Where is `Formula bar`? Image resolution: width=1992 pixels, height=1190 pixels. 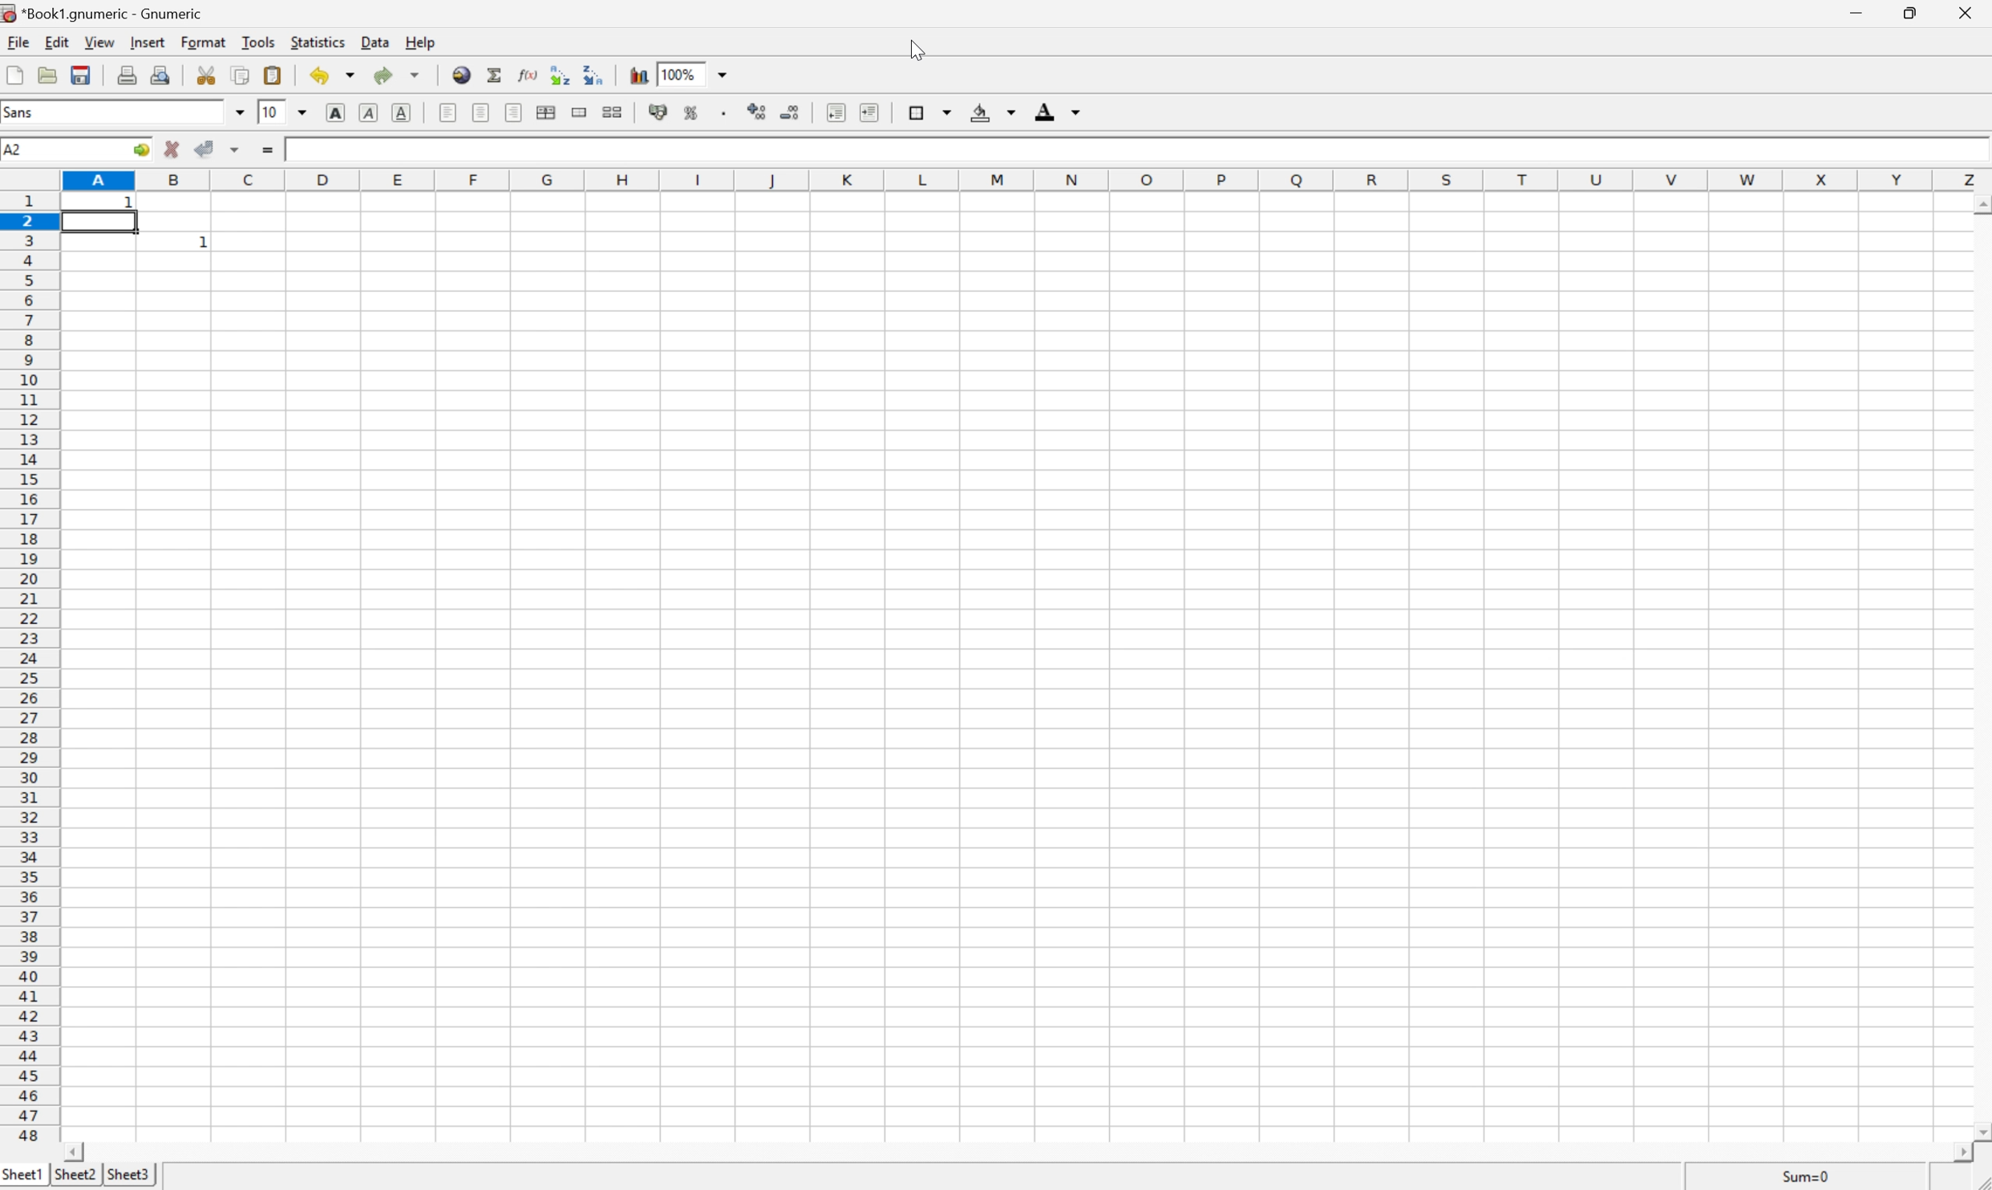
Formula bar is located at coordinates (1140, 153).